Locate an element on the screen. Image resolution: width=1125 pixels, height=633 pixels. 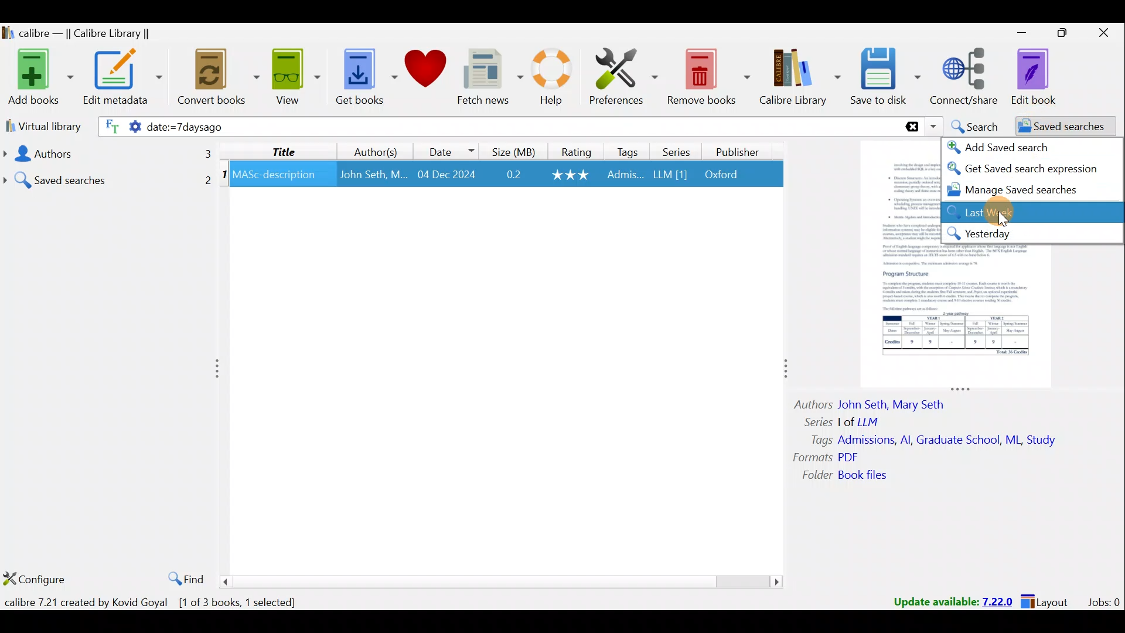
Maximize is located at coordinates (1057, 35).